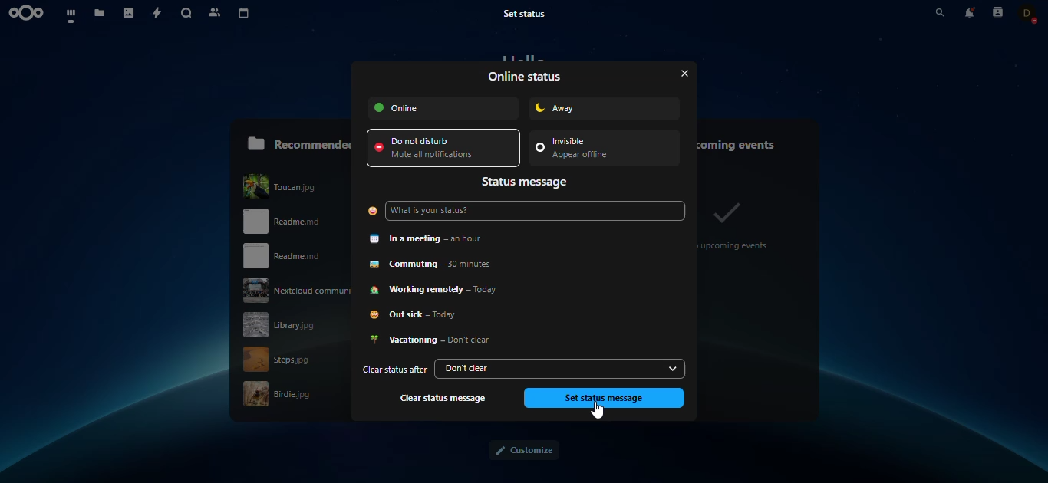  Describe the element at coordinates (441, 264) in the screenshot. I see `commuting` at that location.